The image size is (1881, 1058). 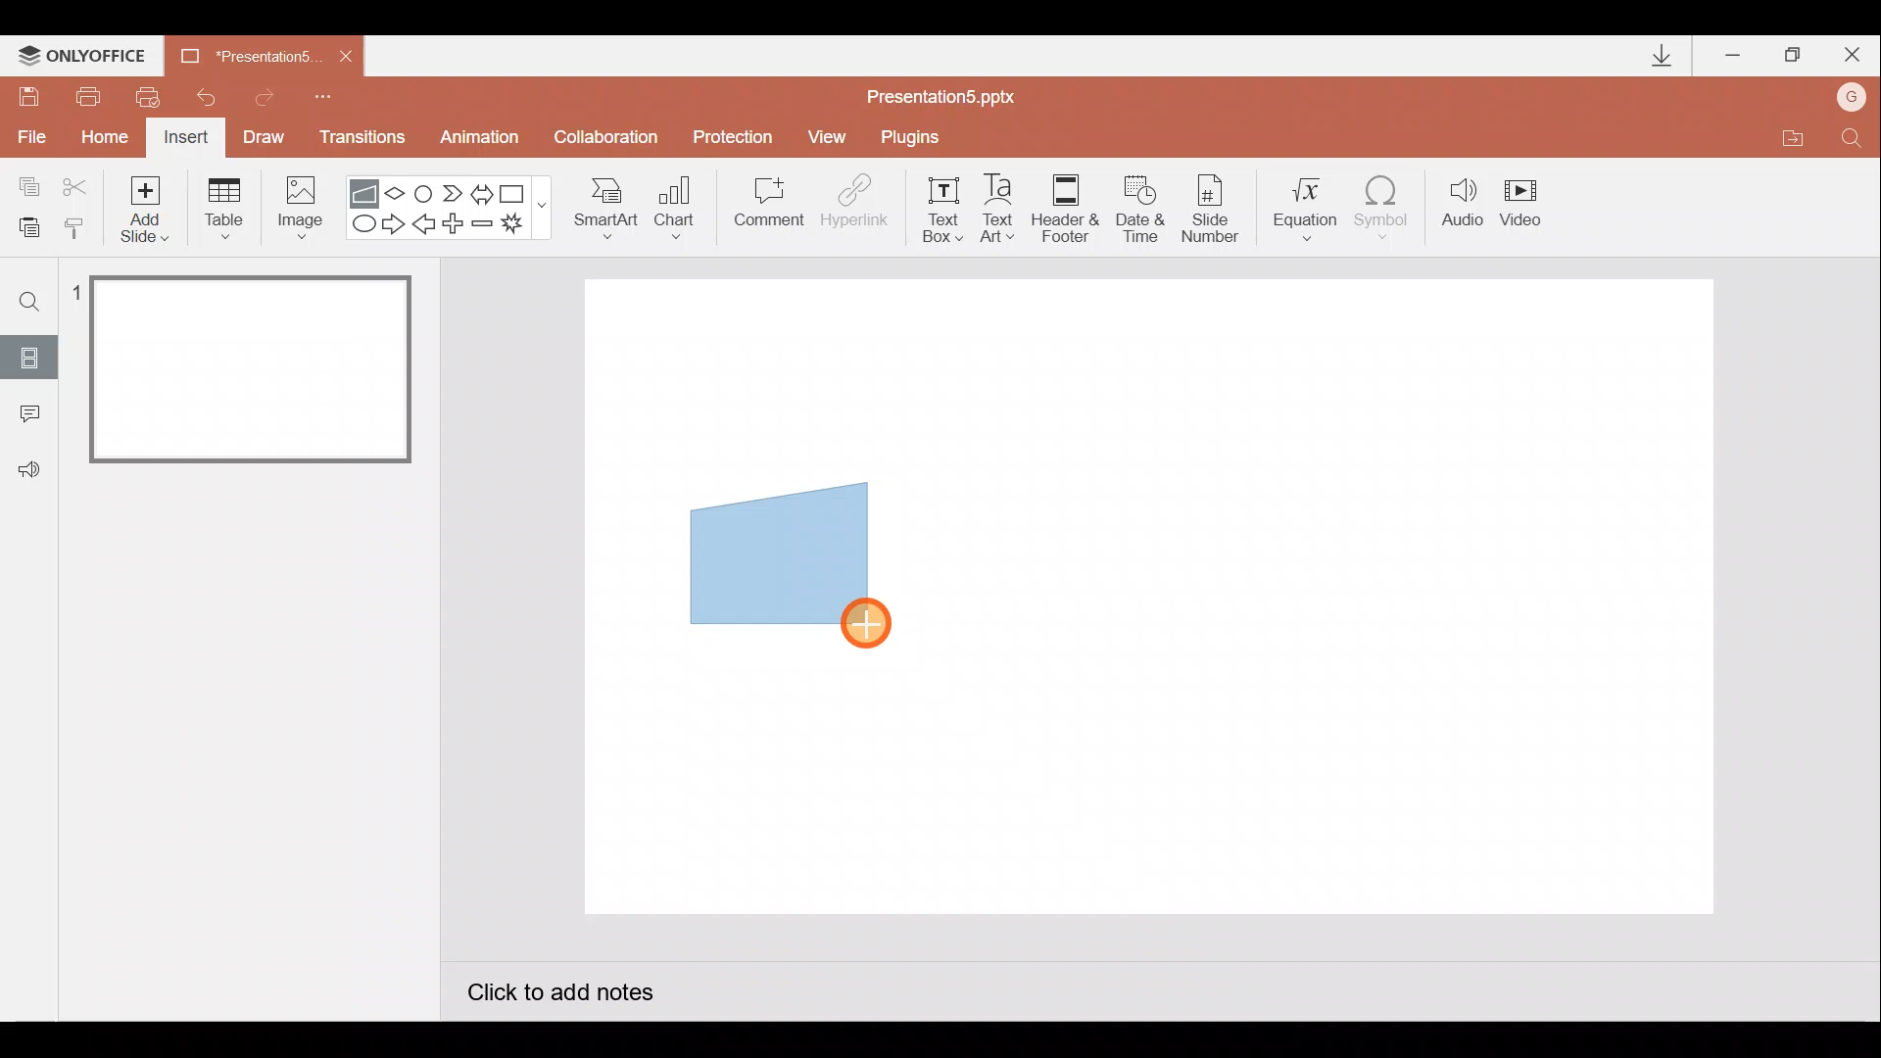 I want to click on Text box, so click(x=937, y=207).